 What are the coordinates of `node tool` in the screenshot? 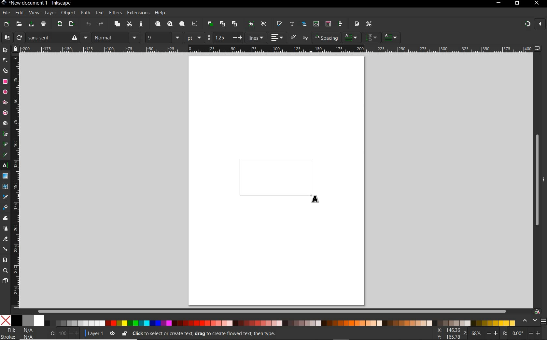 It's located at (5, 60).